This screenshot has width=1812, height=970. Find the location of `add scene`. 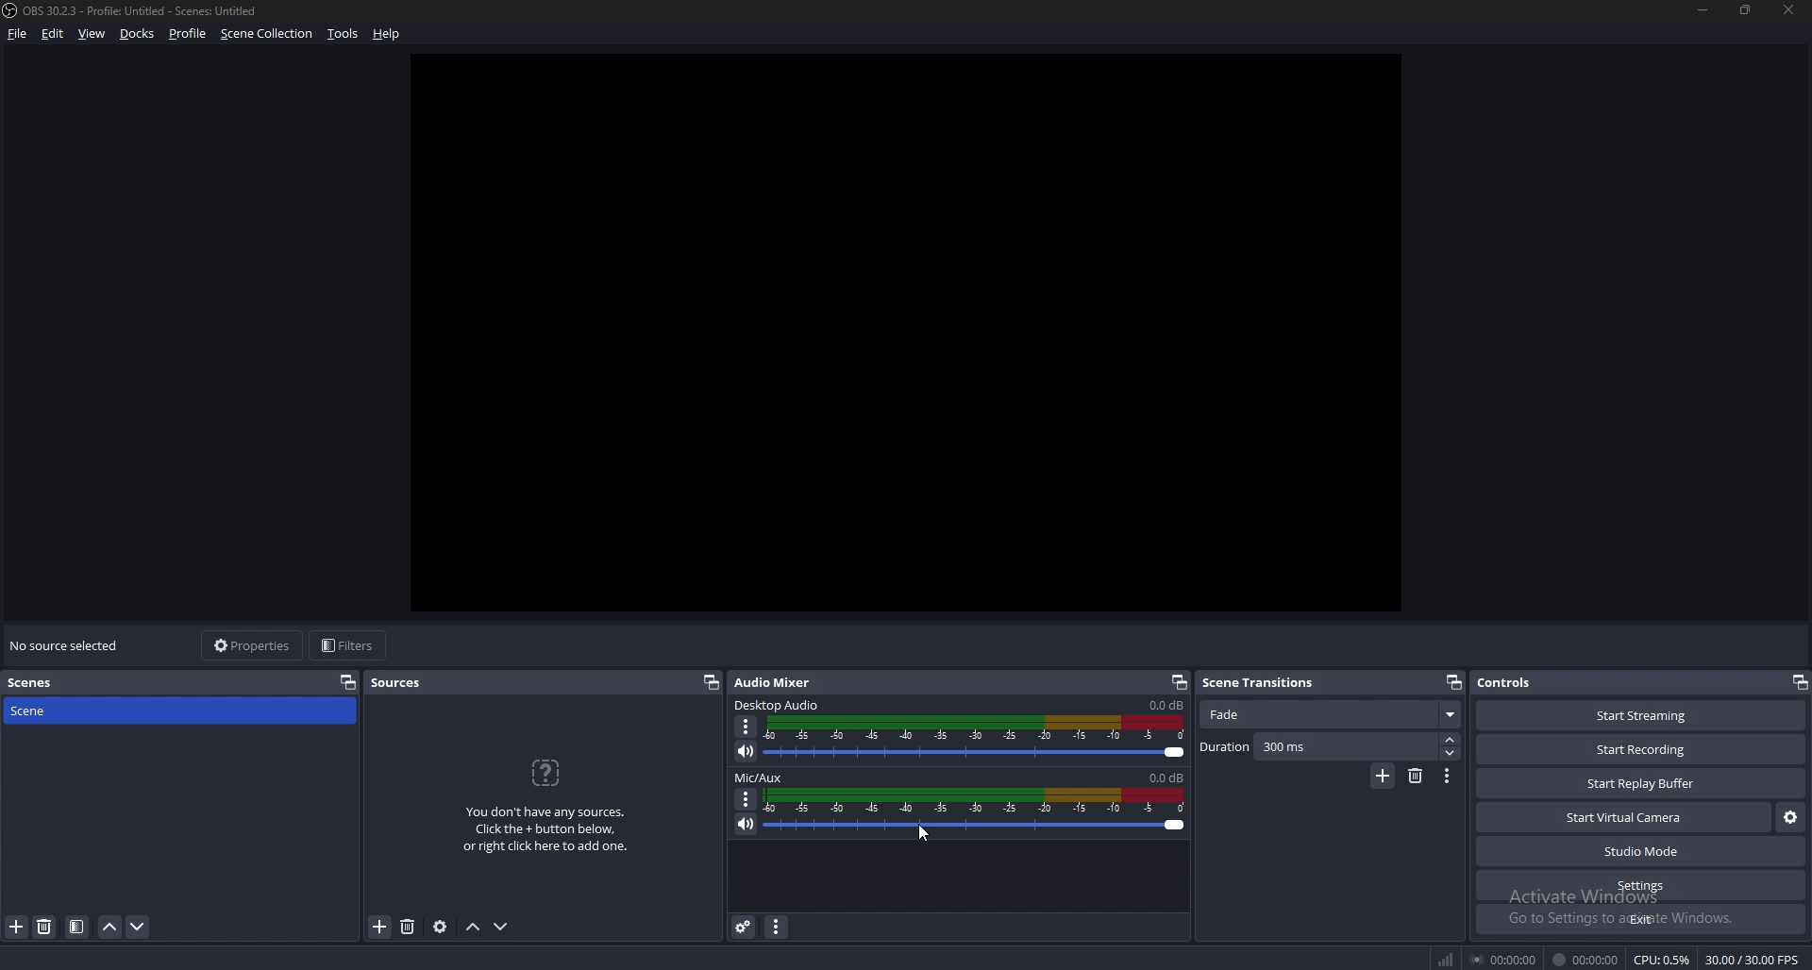

add scene is located at coordinates (1383, 777).